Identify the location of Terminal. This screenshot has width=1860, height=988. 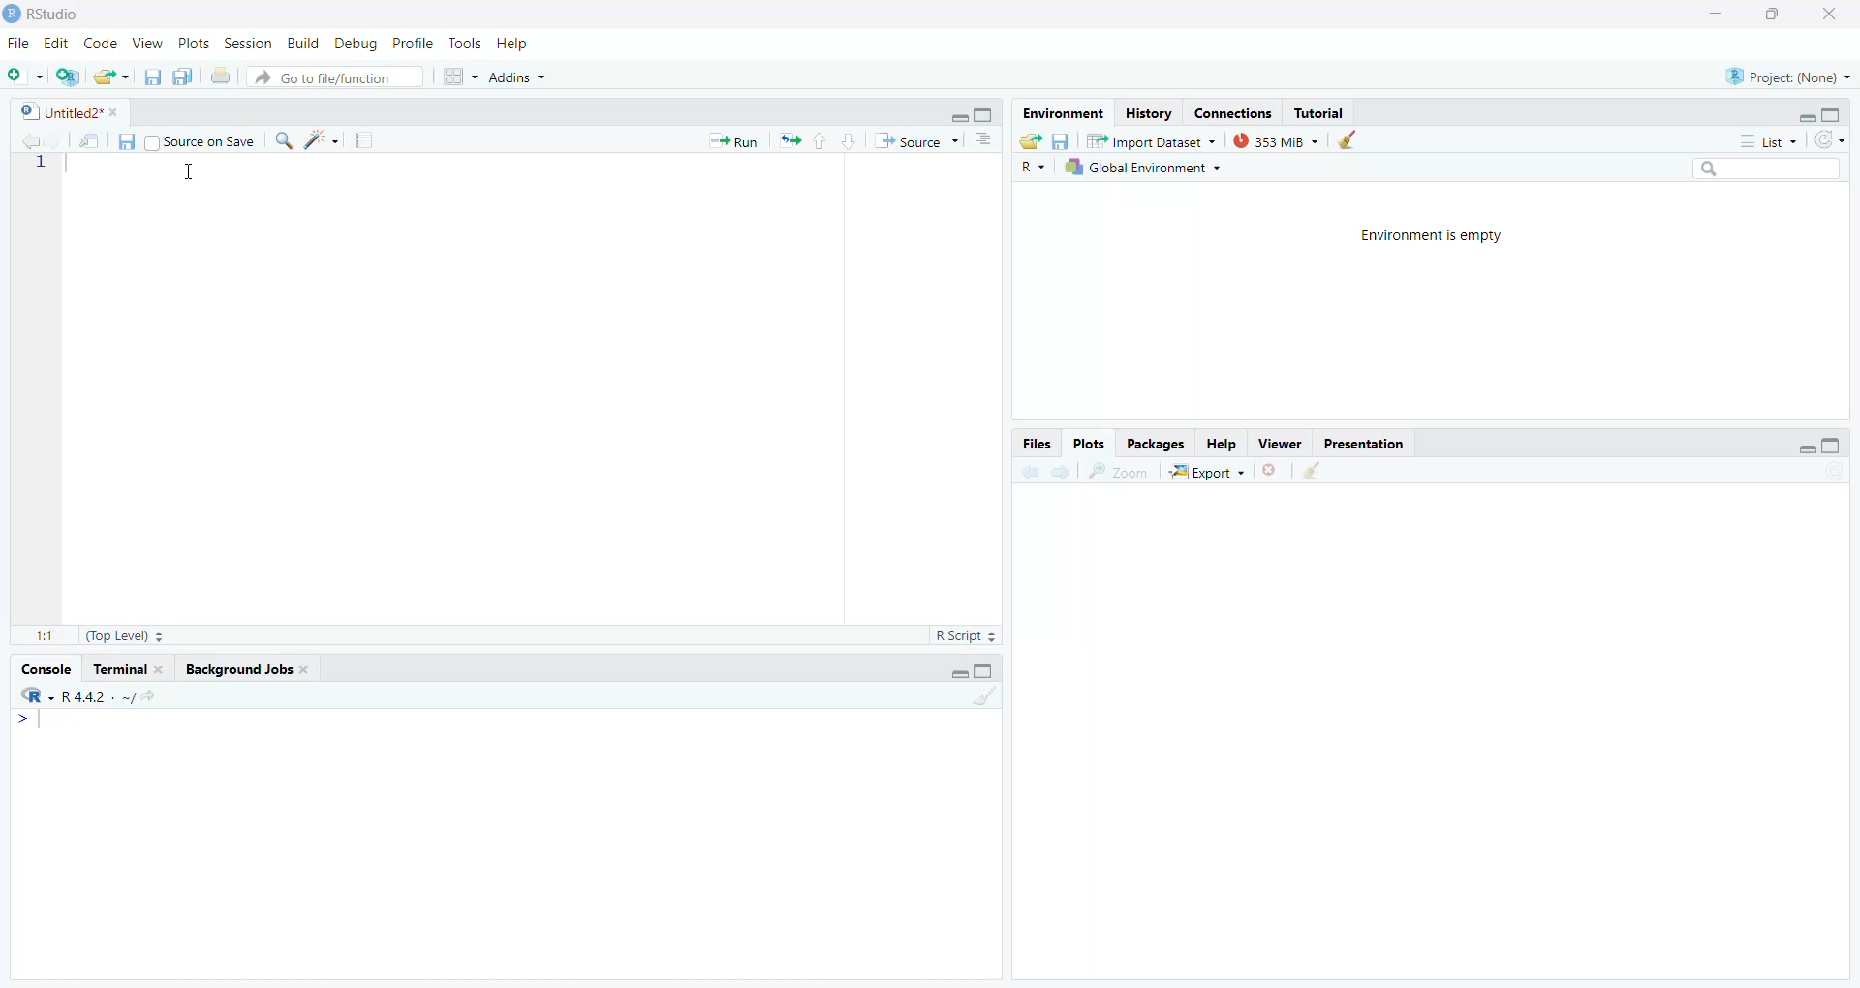
(127, 671).